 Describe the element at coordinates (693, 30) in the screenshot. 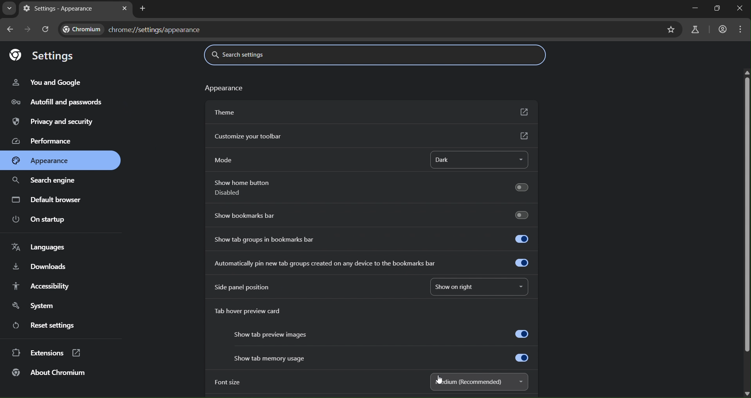

I see `search labs` at that location.